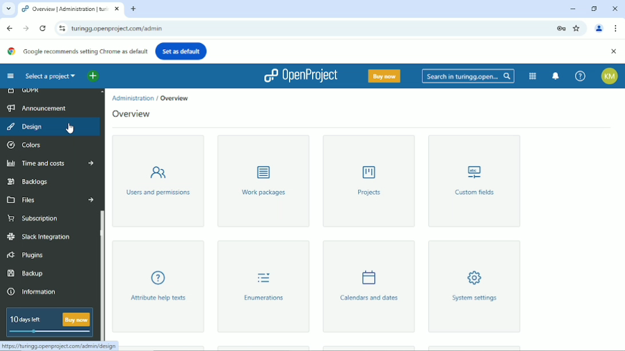 Image resolution: width=625 pixels, height=351 pixels. Describe the element at coordinates (77, 51) in the screenshot. I see `Google recommends setting Chrome as default` at that location.